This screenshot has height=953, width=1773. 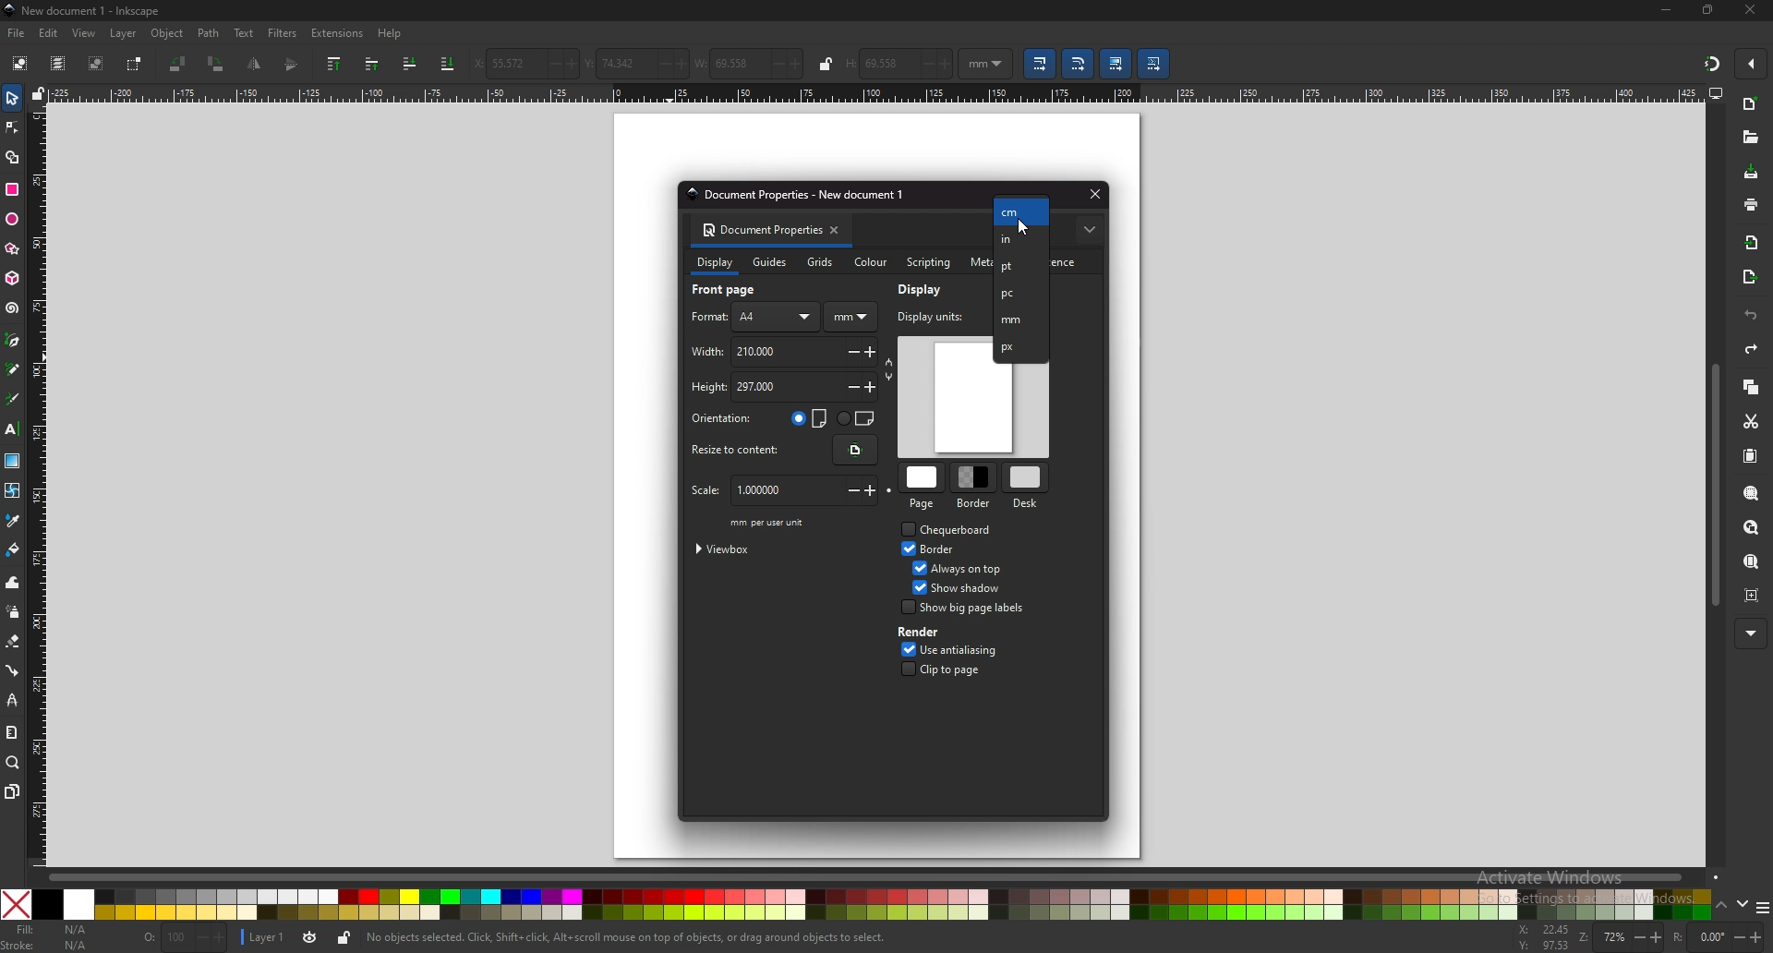 What do you see at coordinates (342, 939) in the screenshot?
I see `unlock` at bounding box center [342, 939].